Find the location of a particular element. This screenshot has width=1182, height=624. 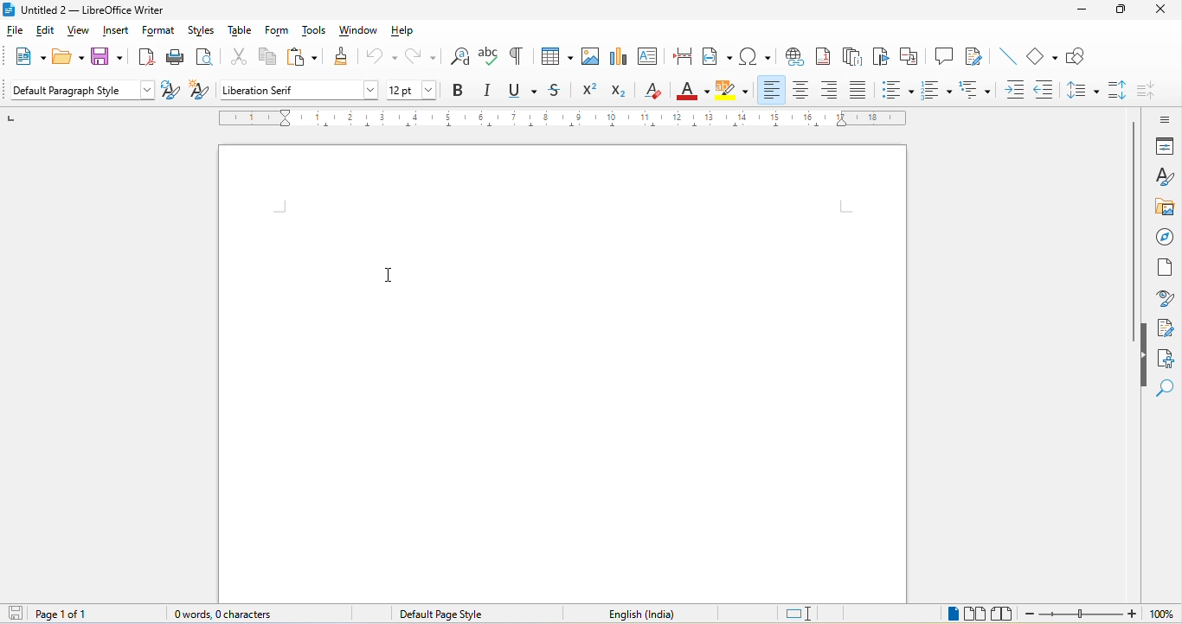

ruler is located at coordinates (571, 119).